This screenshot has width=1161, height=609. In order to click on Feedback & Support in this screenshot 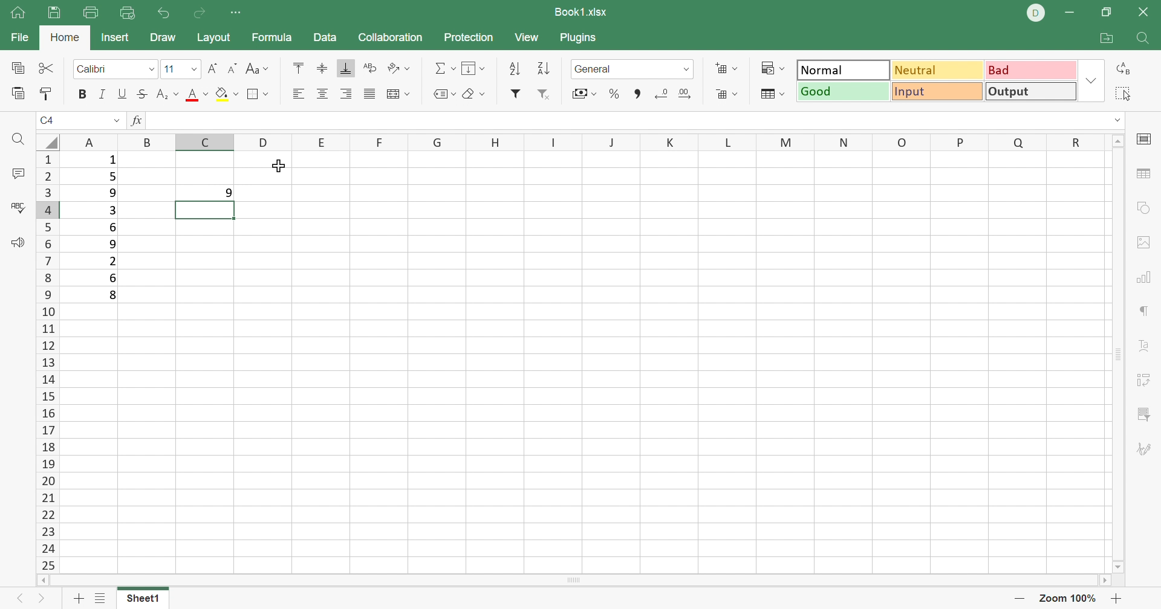, I will do `click(18, 243)`.